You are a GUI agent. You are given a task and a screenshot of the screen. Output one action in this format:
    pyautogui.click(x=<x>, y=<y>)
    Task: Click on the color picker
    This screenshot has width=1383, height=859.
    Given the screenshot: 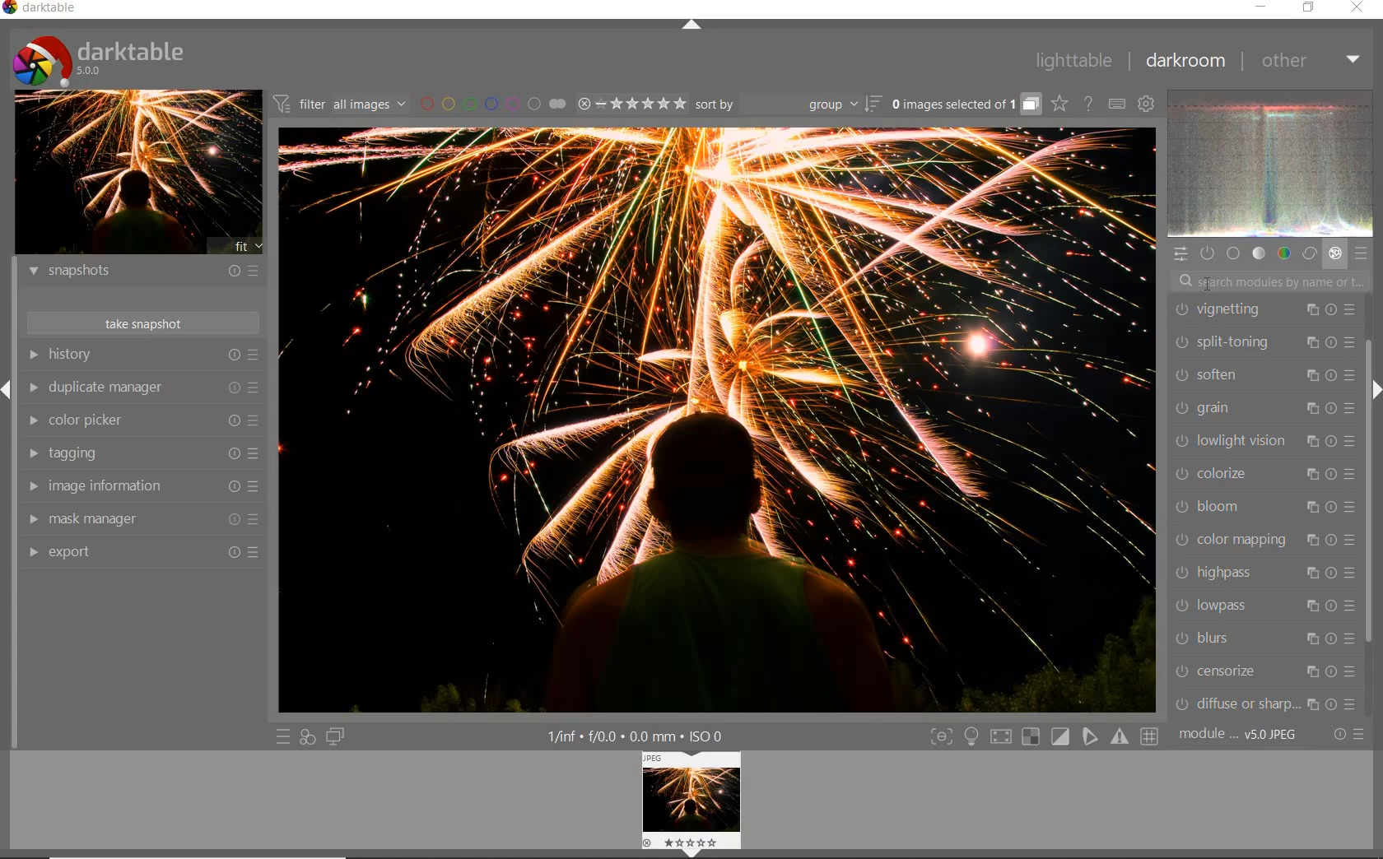 What is the action you would take?
    pyautogui.click(x=142, y=422)
    